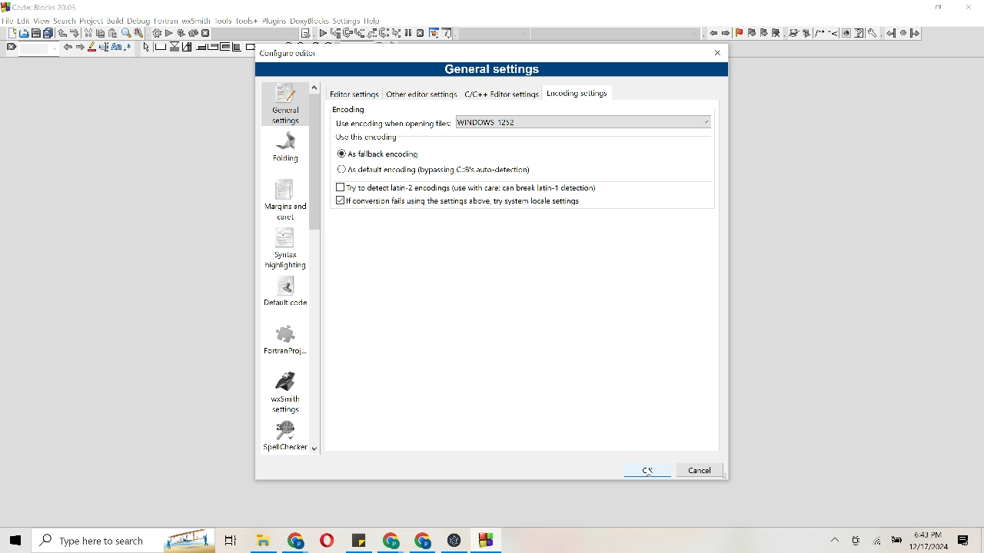 This screenshot has height=553, width=984. Describe the element at coordinates (122, 541) in the screenshot. I see `Search bar` at that location.